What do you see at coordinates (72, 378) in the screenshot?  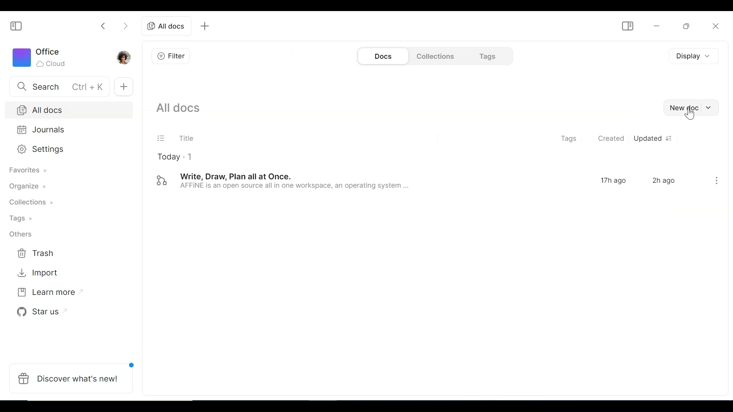 I see `Discover what's new` at bounding box center [72, 378].